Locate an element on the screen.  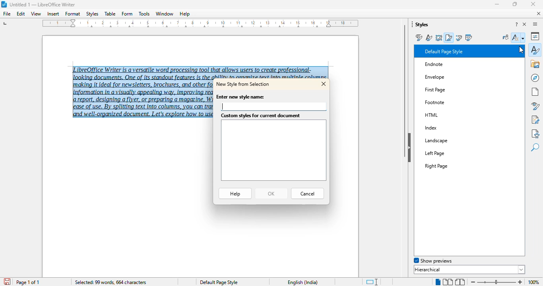
page is located at coordinates (535, 92).